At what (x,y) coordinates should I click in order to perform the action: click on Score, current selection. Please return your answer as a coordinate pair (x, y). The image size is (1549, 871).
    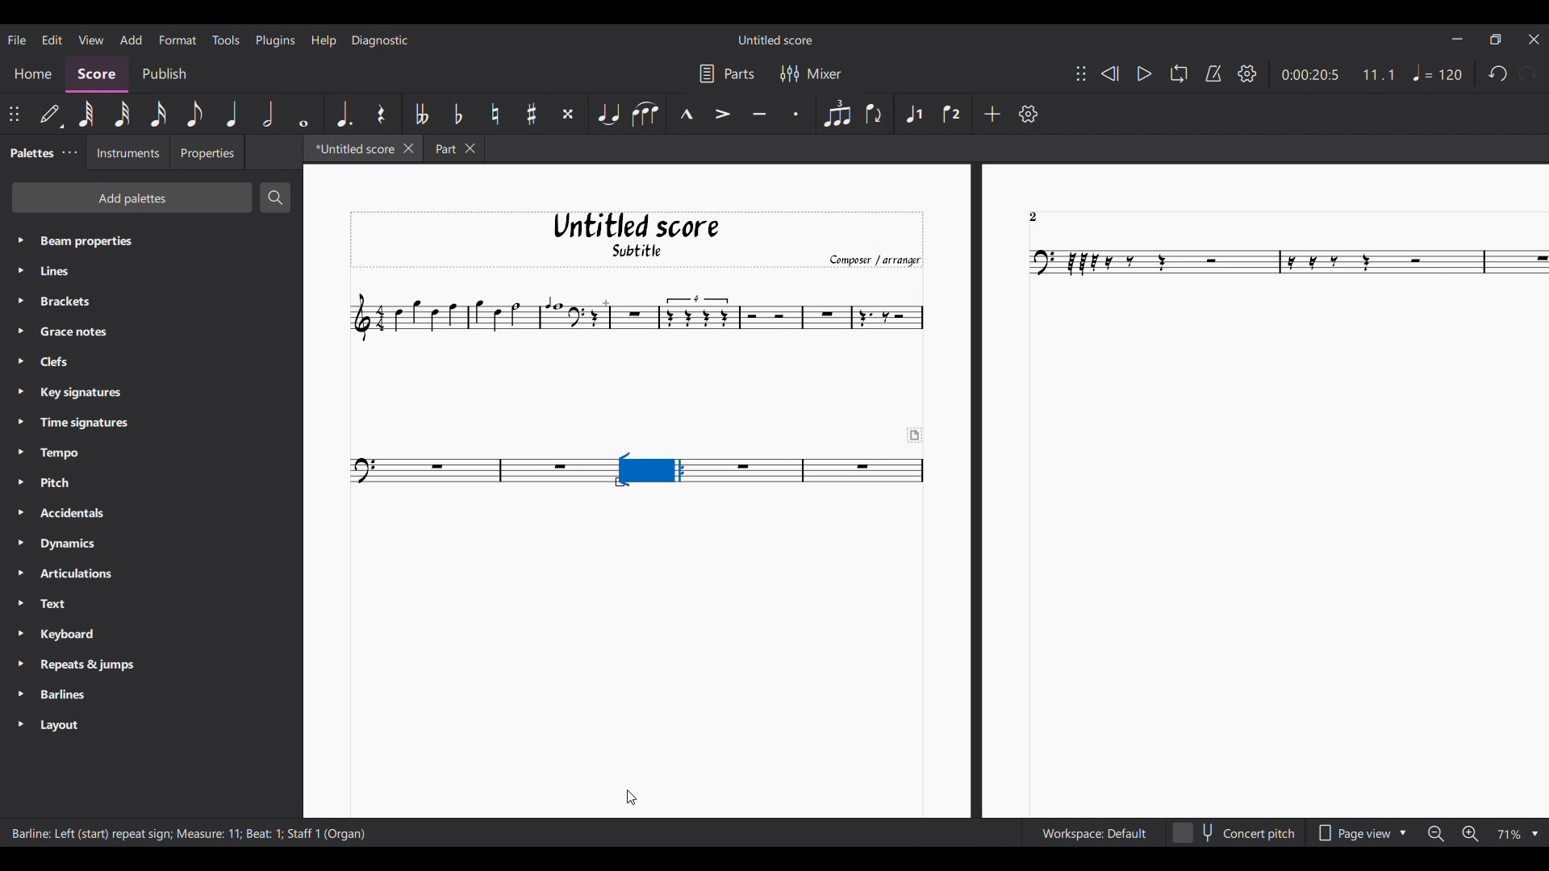
    Looking at the image, I should click on (97, 75).